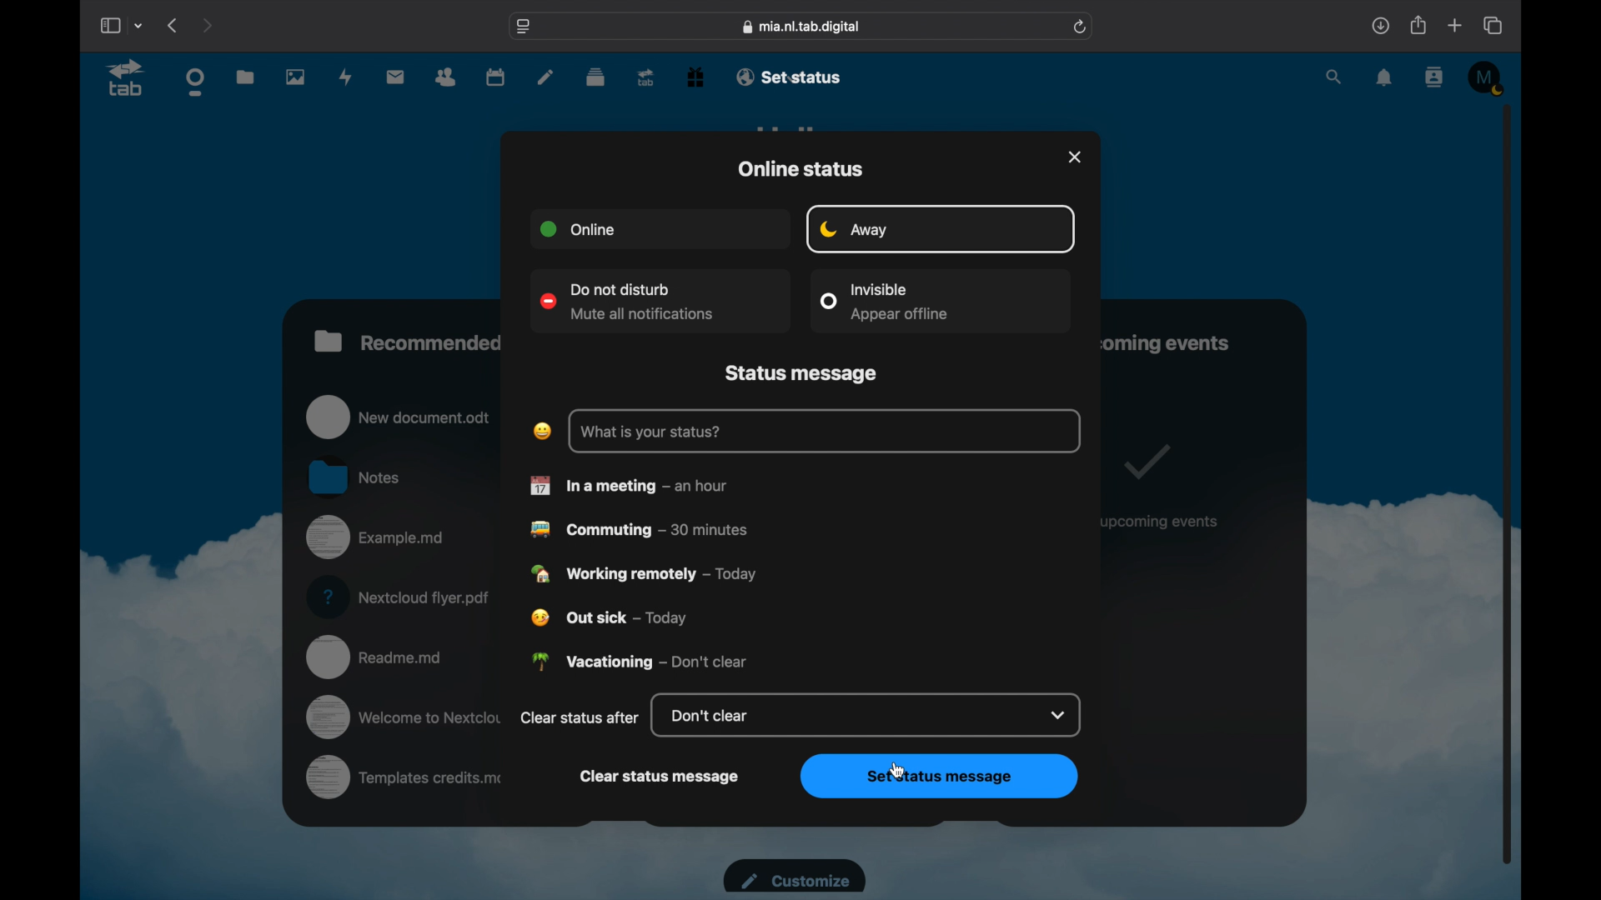  I want to click on nextcloud, so click(402, 597).